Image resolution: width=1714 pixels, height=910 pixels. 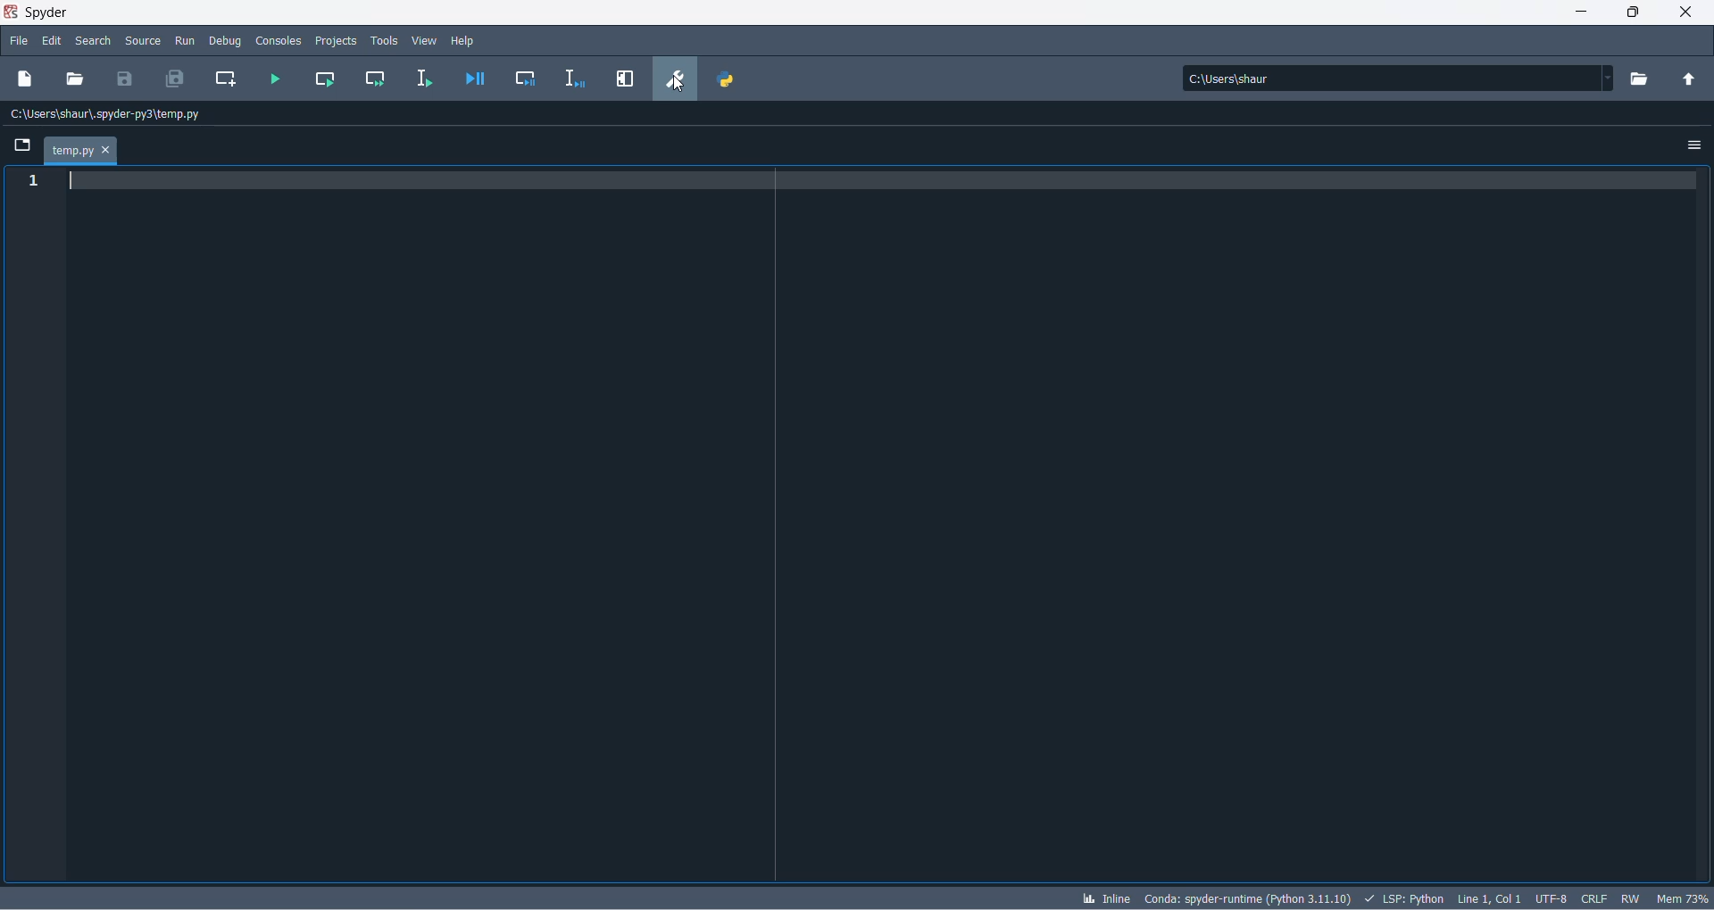 What do you see at coordinates (1581, 18) in the screenshot?
I see `minimize` at bounding box center [1581, 18].